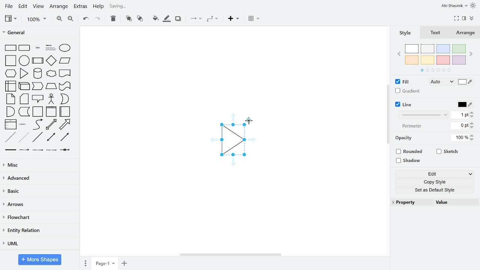  I want to click on misc, so click(38, 166).